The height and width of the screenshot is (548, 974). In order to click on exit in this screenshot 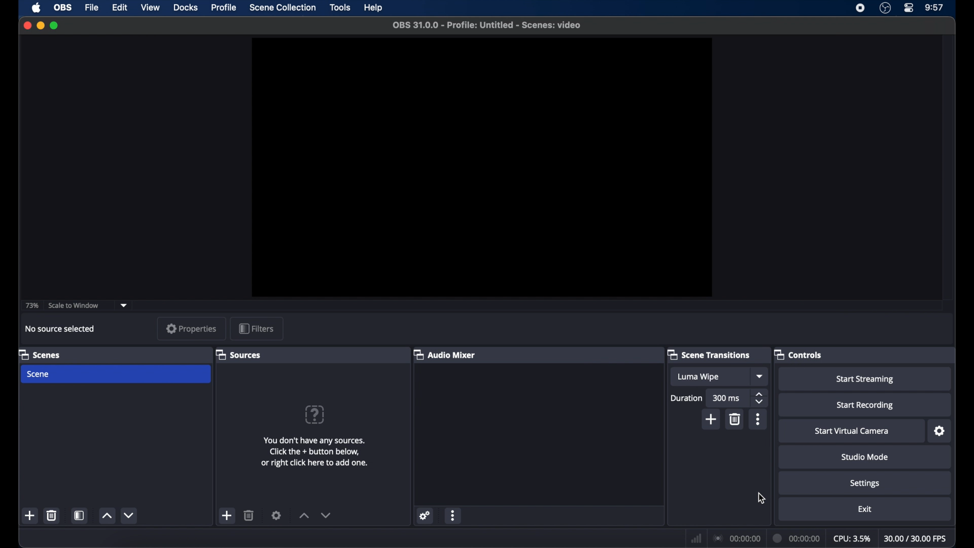, I will do `click(864, 509)`.